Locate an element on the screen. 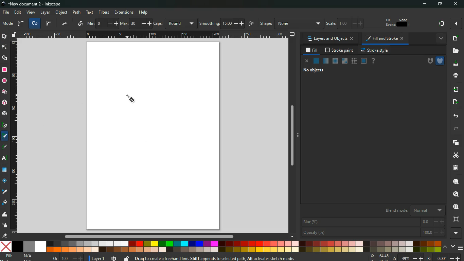 The image size is (464, 261). Cursor is located at coordinates (130, 99).